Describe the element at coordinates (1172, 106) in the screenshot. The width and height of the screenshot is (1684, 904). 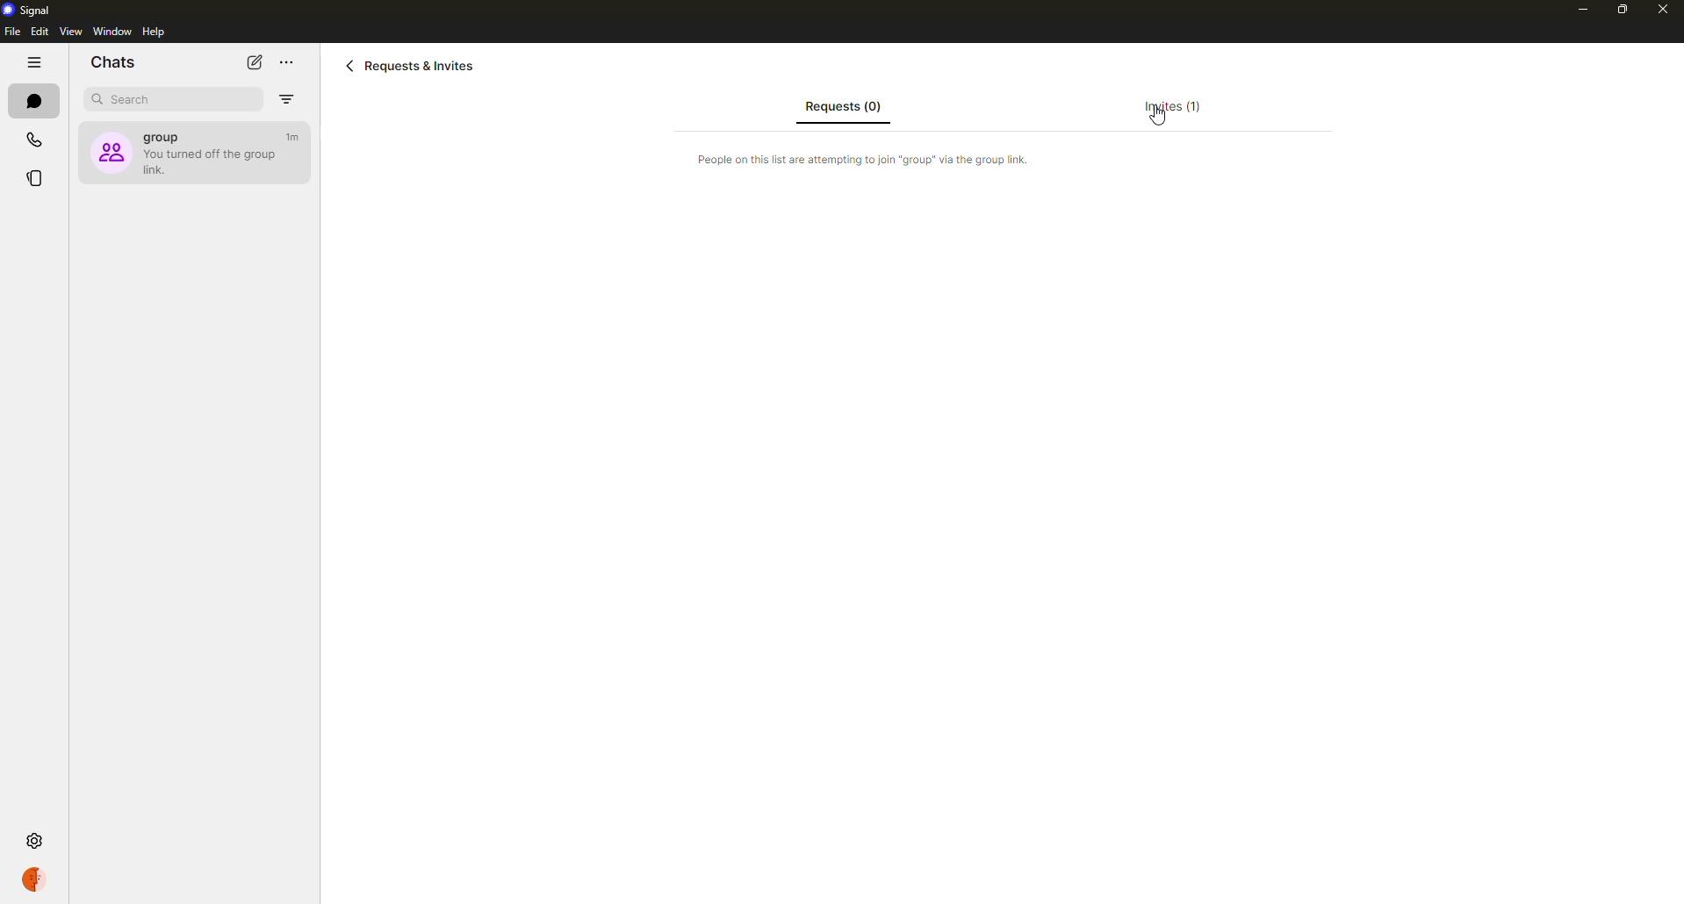
I see `invites` at that location.